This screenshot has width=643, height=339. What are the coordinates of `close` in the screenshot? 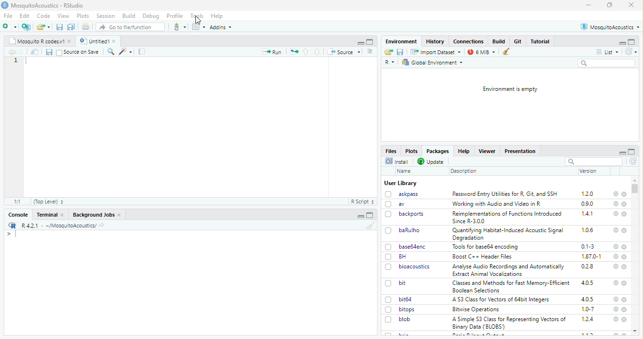 It's located at (625, 257).